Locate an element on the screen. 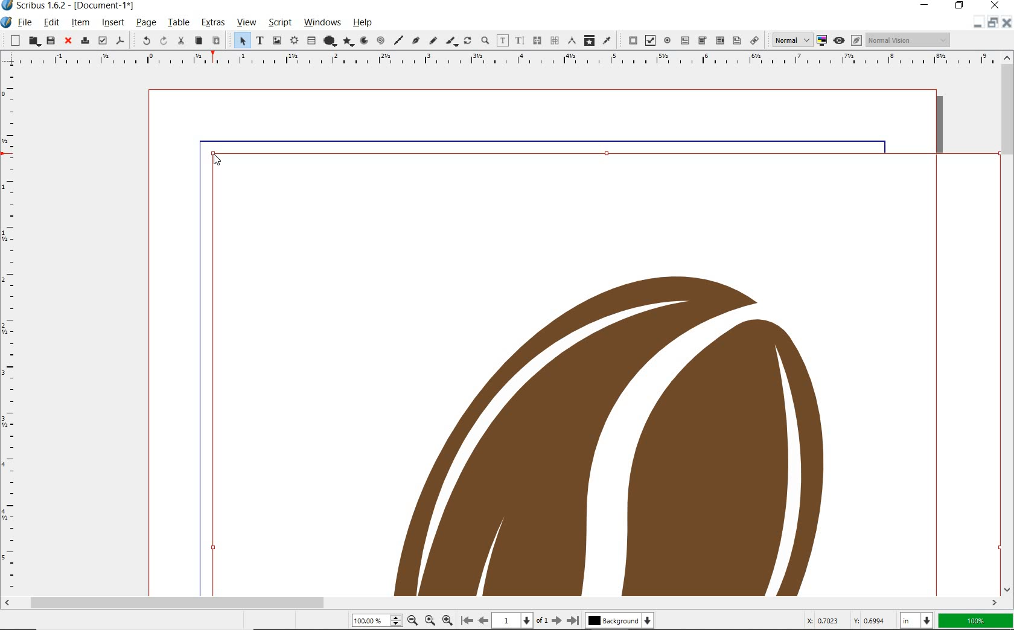  undo is located at coordinates (144, 40).